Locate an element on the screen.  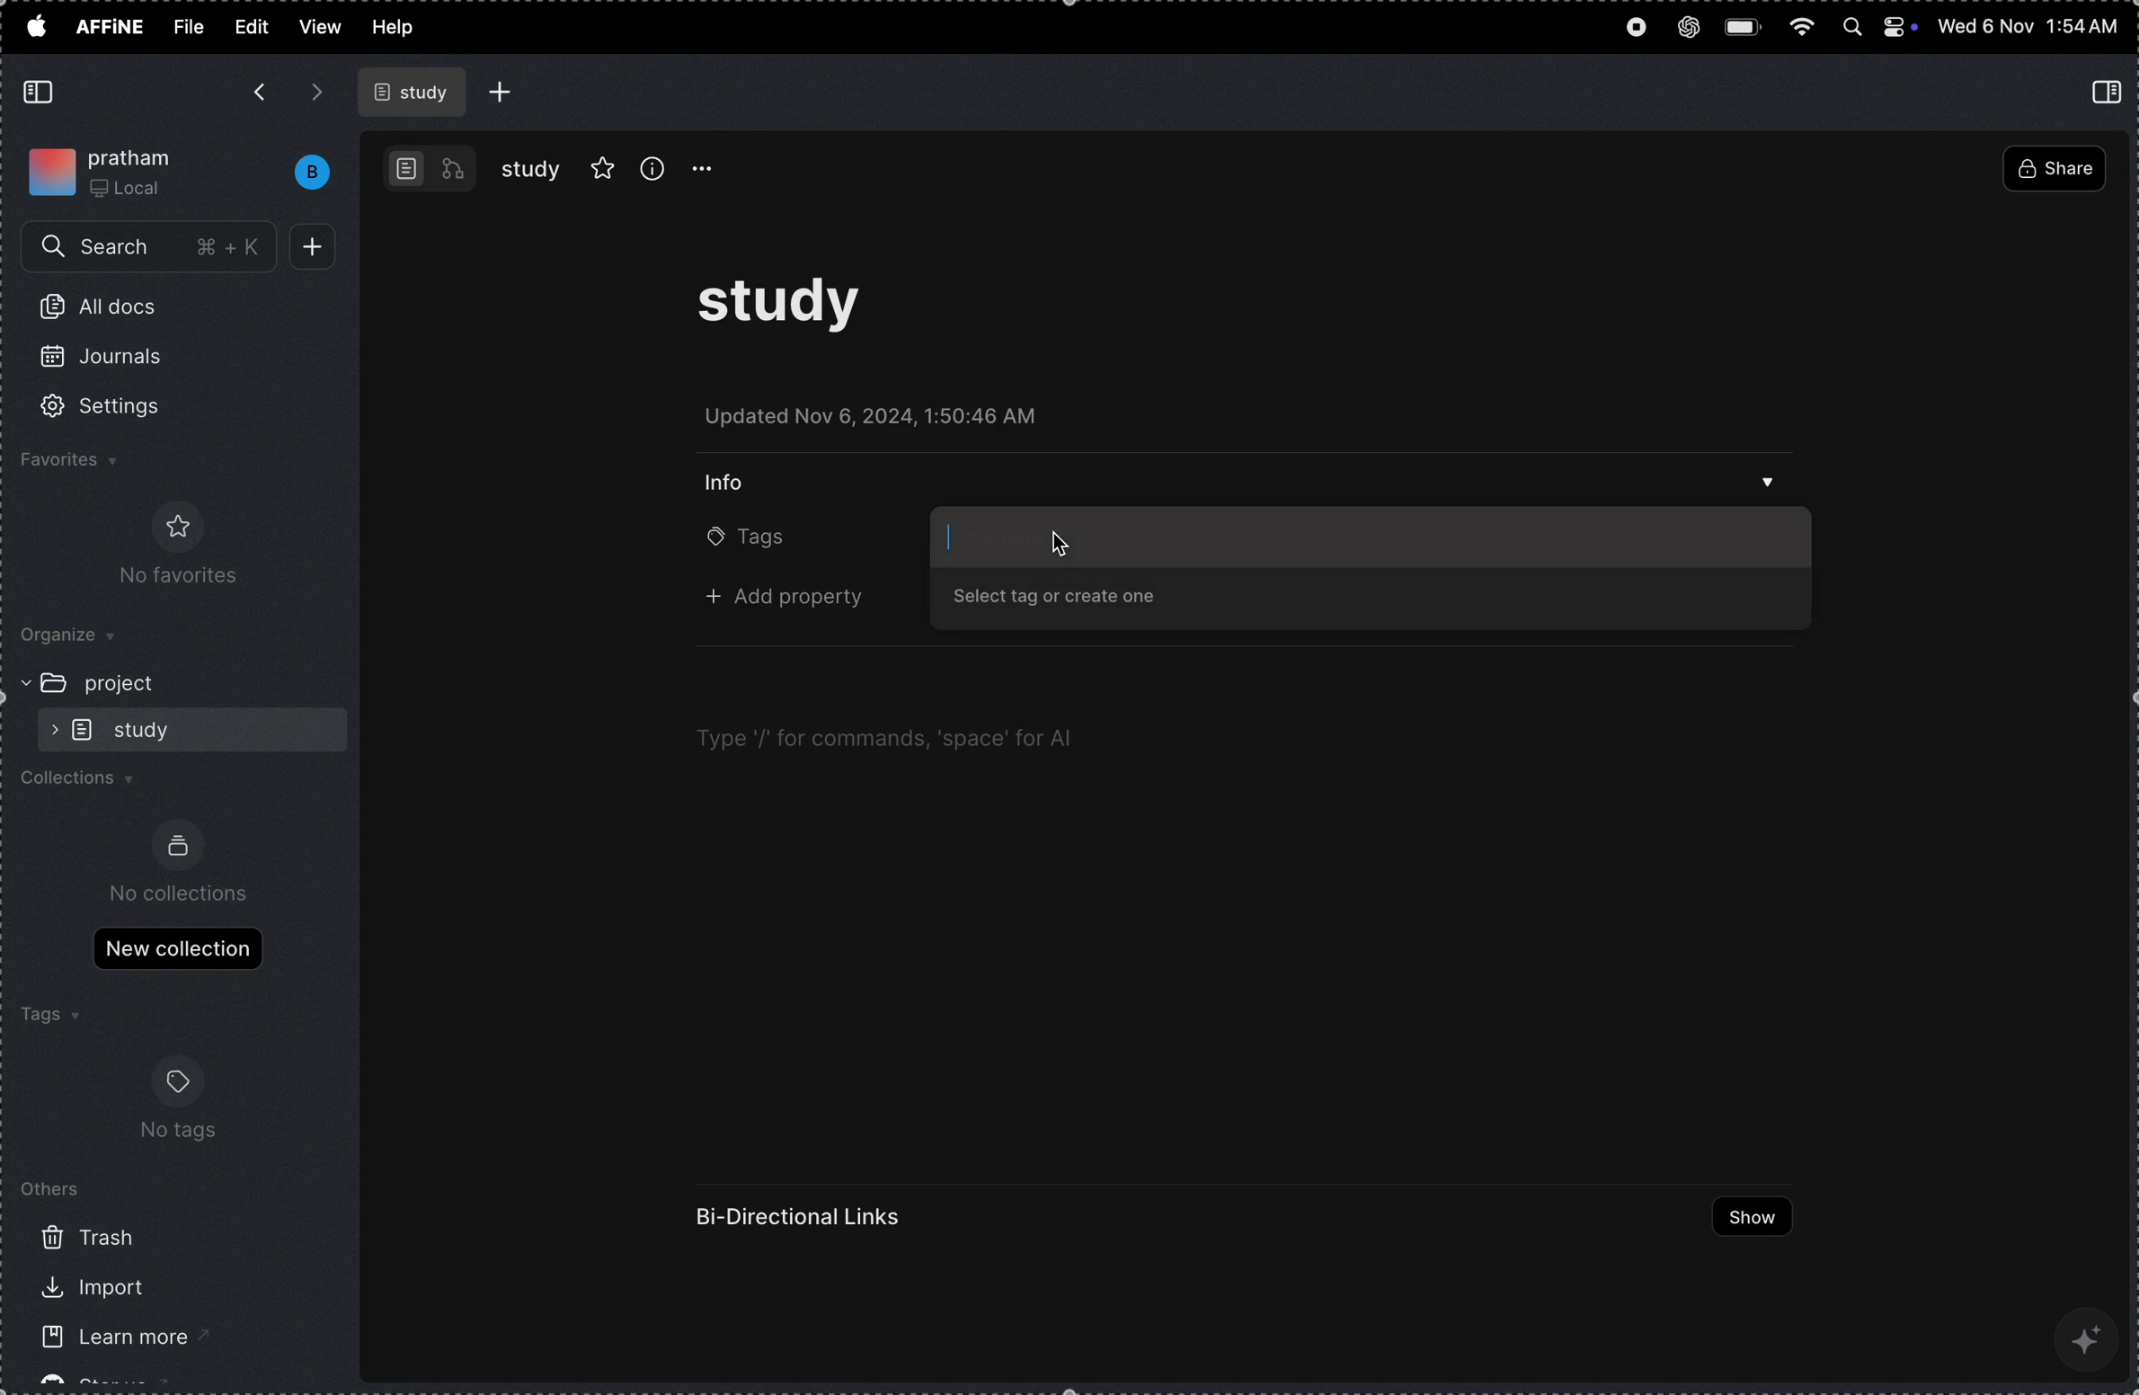
forward is located at coordinates (317, 92).